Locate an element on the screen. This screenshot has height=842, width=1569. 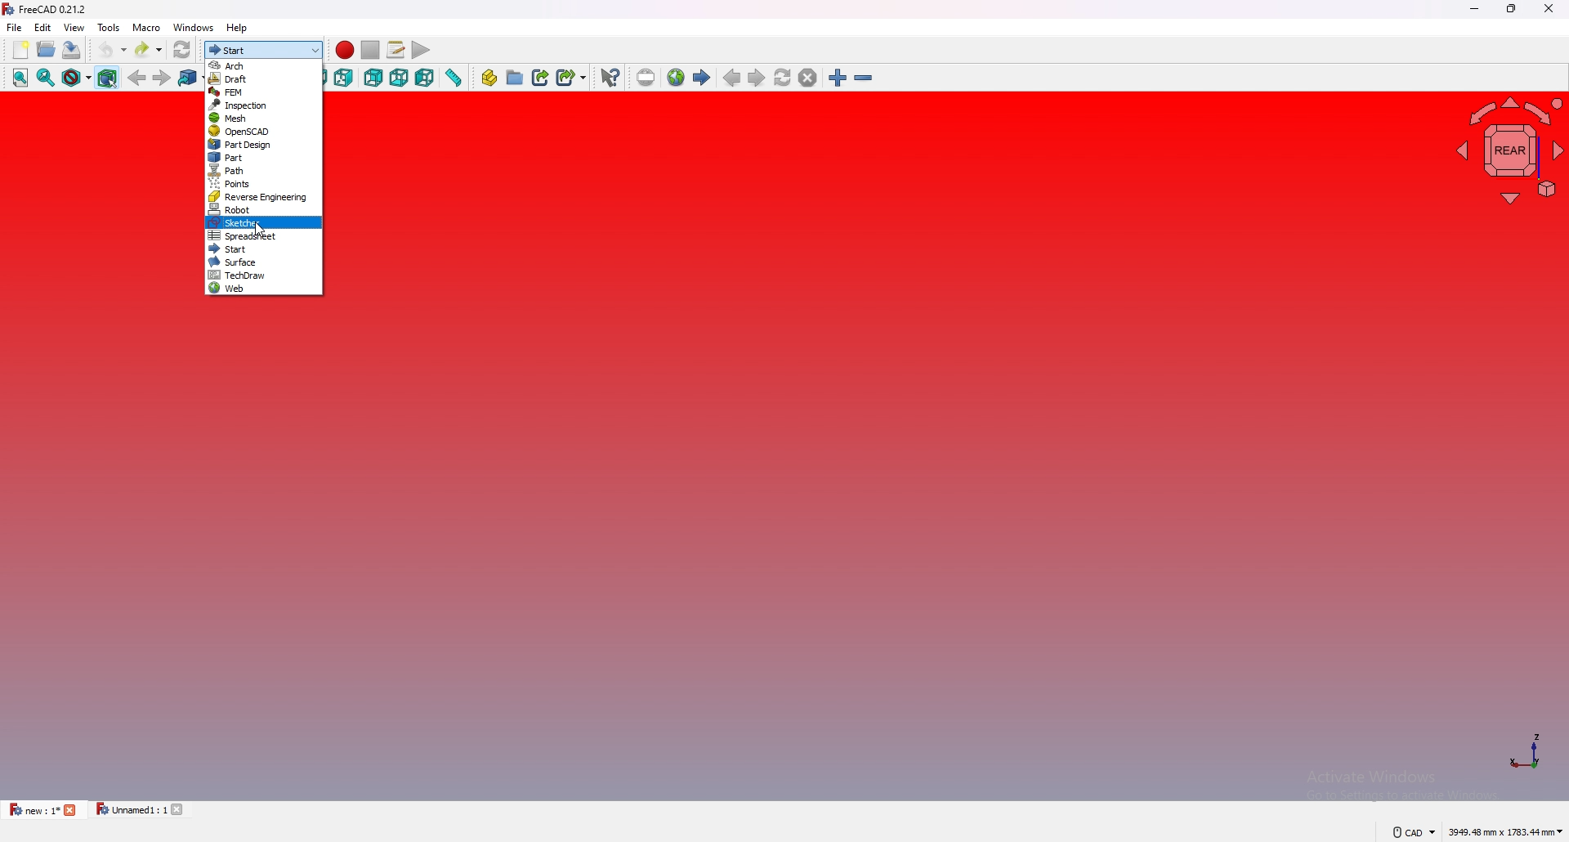
left is located at coordinates (426, 78).